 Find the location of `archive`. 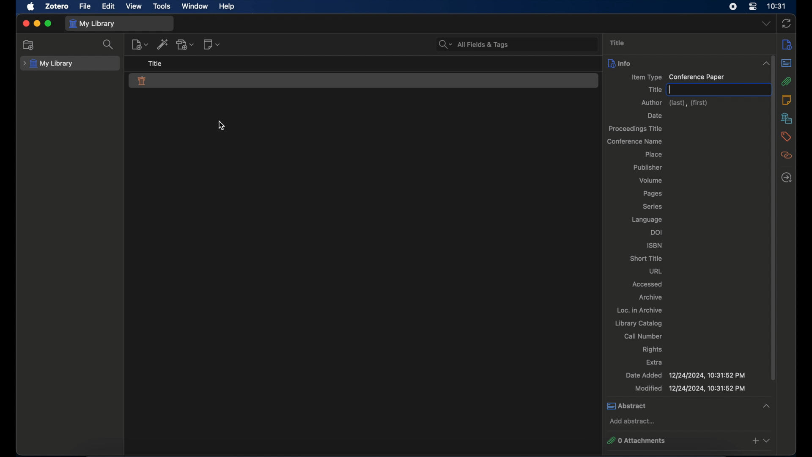

archive is located at coordinates (652, 297).